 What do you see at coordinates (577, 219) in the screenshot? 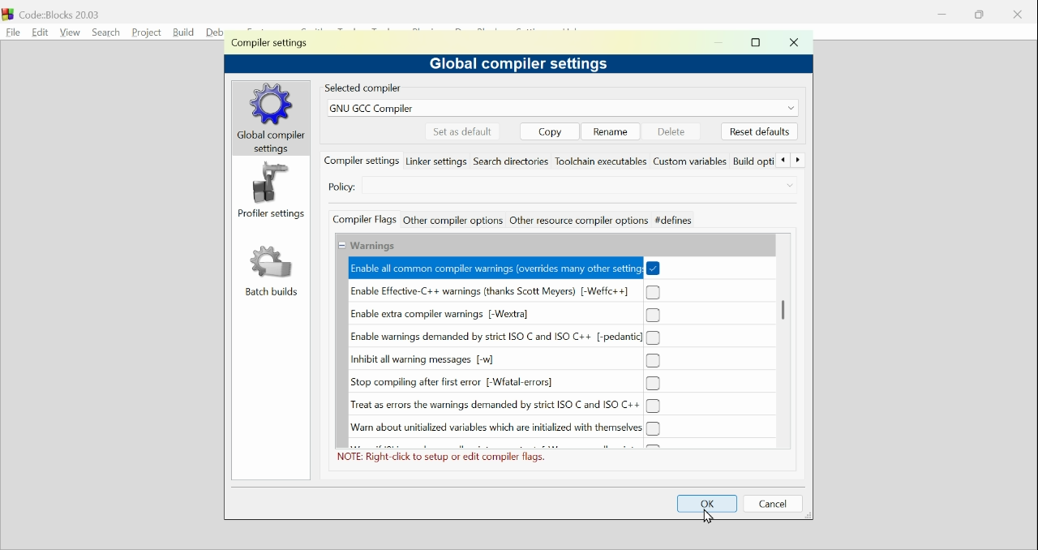
I see `Other resource compiler options` at bounding box center [577, 219].